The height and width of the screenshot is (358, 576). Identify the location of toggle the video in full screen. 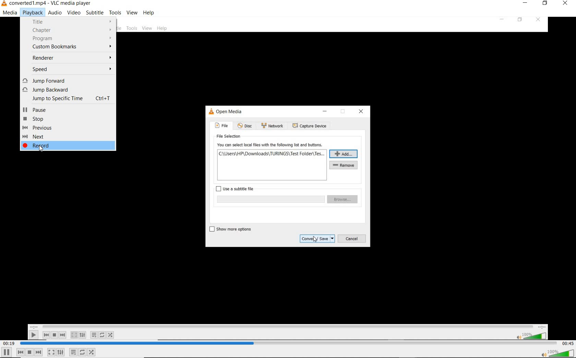
(51, 352).